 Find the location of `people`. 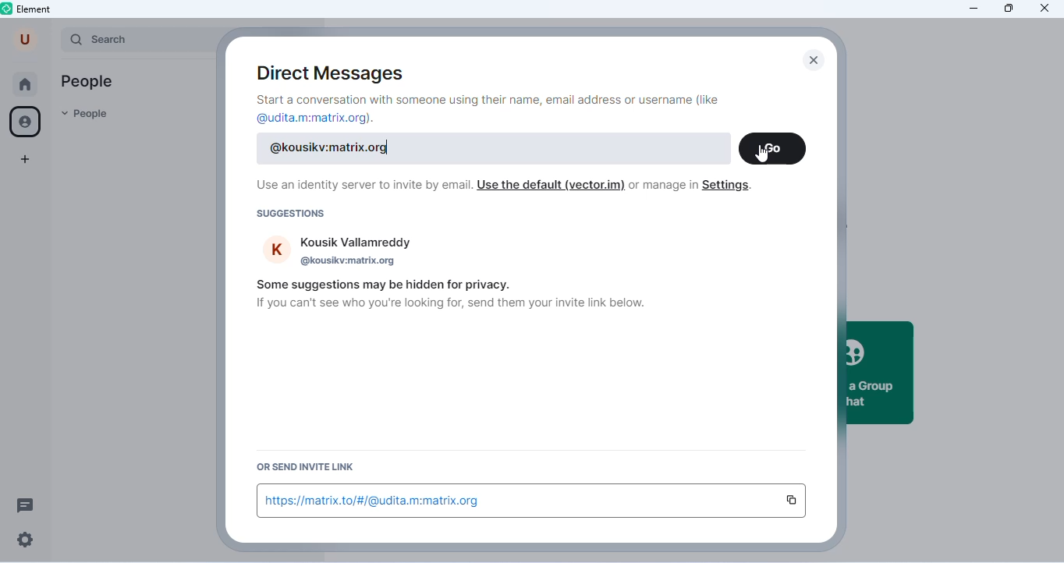

people is located at coordinates (89, 83).